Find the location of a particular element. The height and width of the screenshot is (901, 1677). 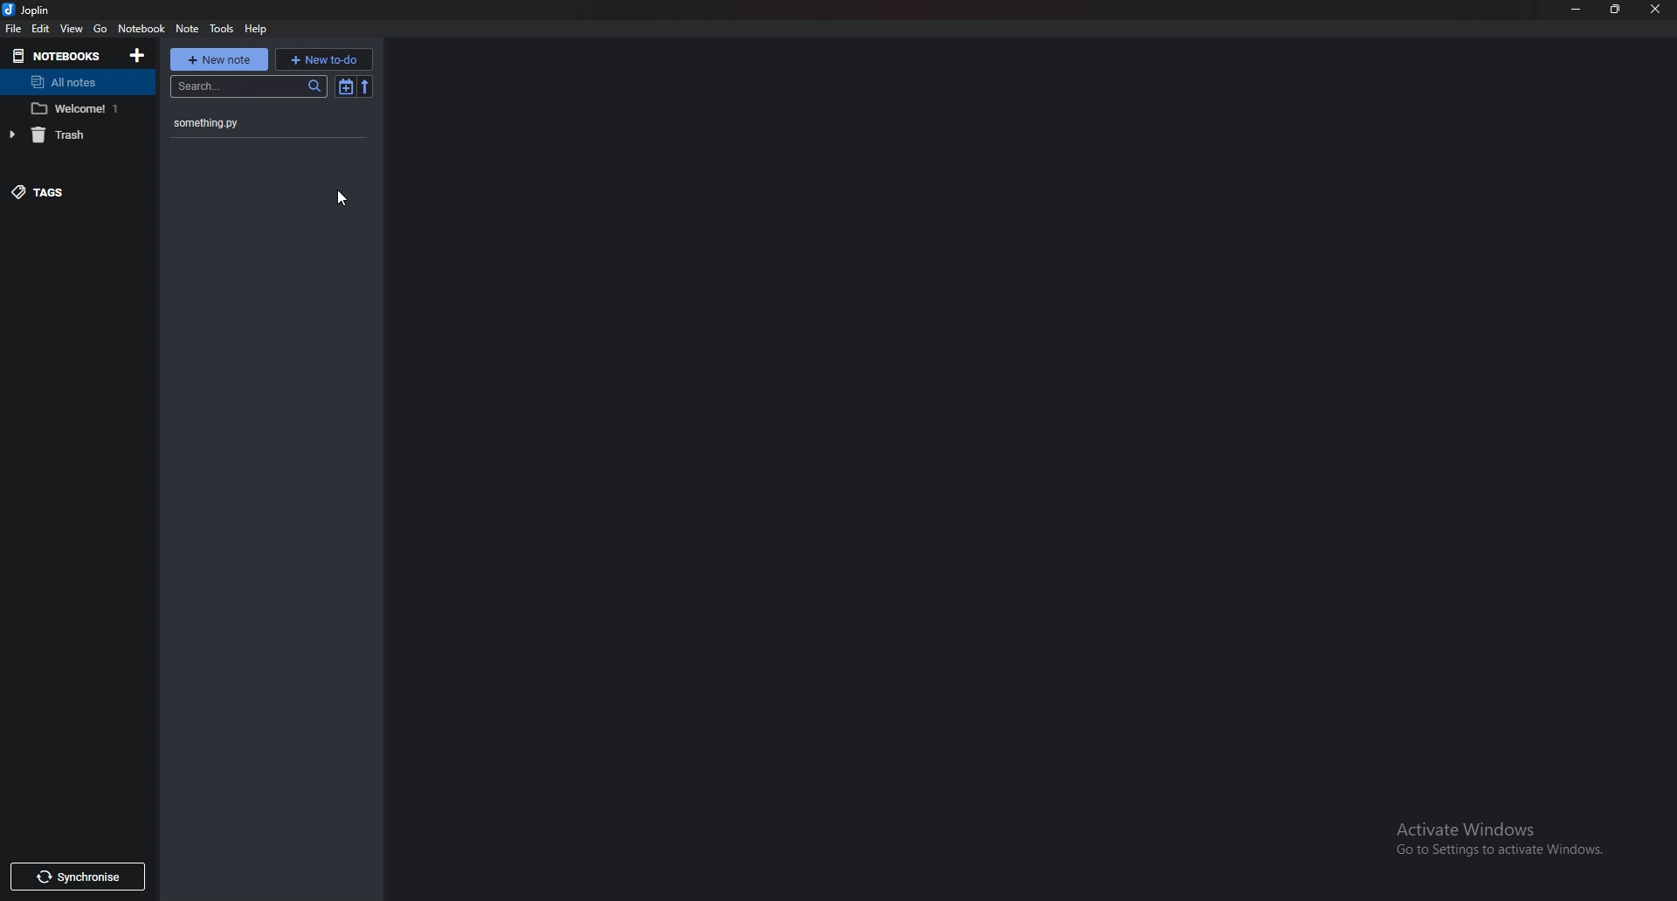

New note is located at coordinates (219, 60).